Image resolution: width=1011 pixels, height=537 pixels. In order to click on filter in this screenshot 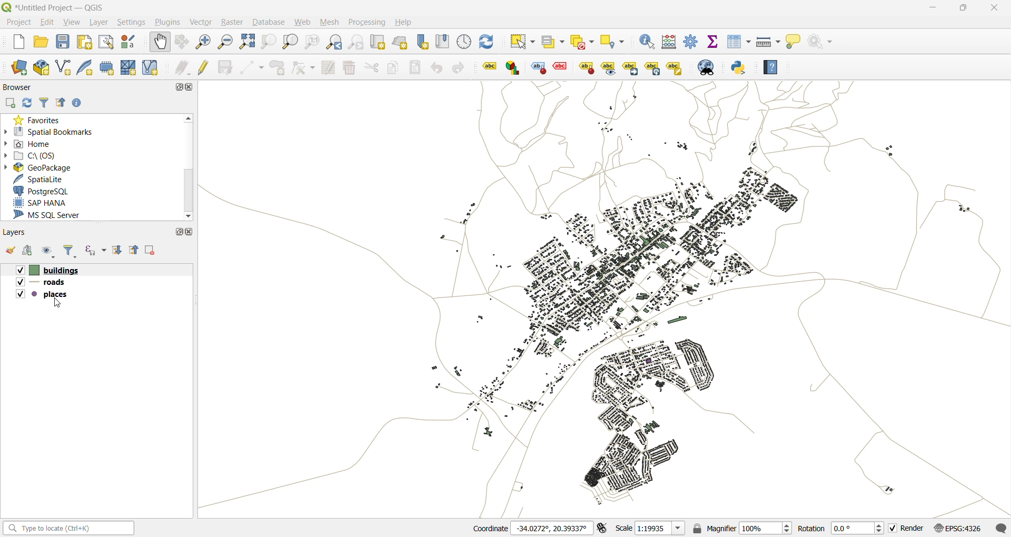, I will do `click(44, 102)`.